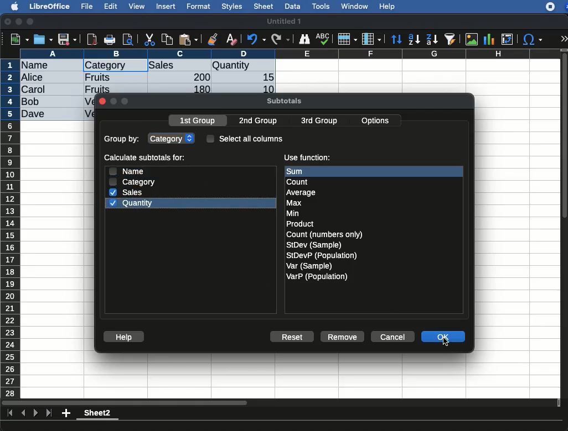  What do you see at coordinates (304, 39) in the screenshot?
I see `finder` at bounding box center [304, 39].